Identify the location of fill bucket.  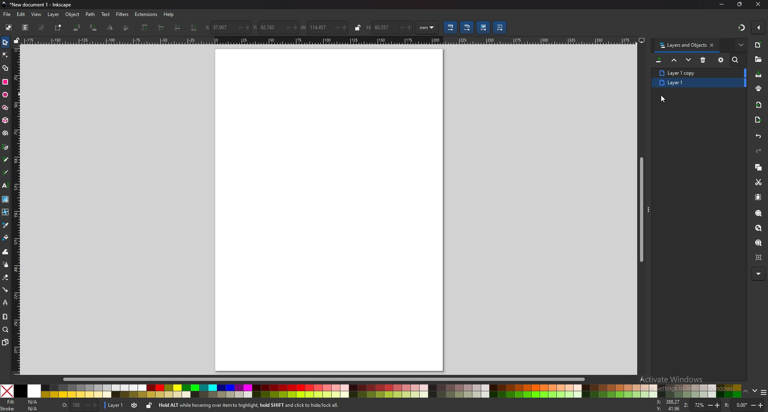
(6, 237).